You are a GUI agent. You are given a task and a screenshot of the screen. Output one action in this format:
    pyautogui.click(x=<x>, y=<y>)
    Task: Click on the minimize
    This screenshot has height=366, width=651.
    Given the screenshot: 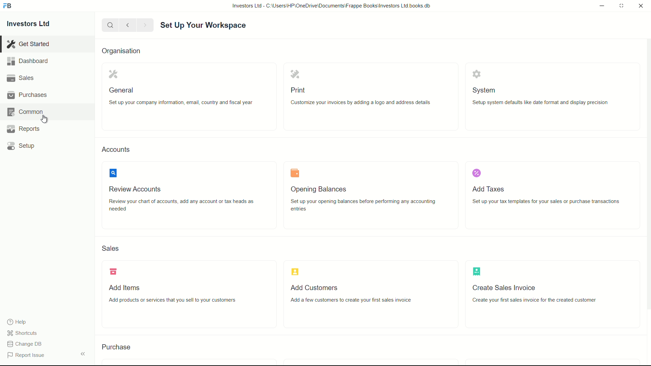 What is the action you would take?
    pyautogui.click(x=600, y=5)
    